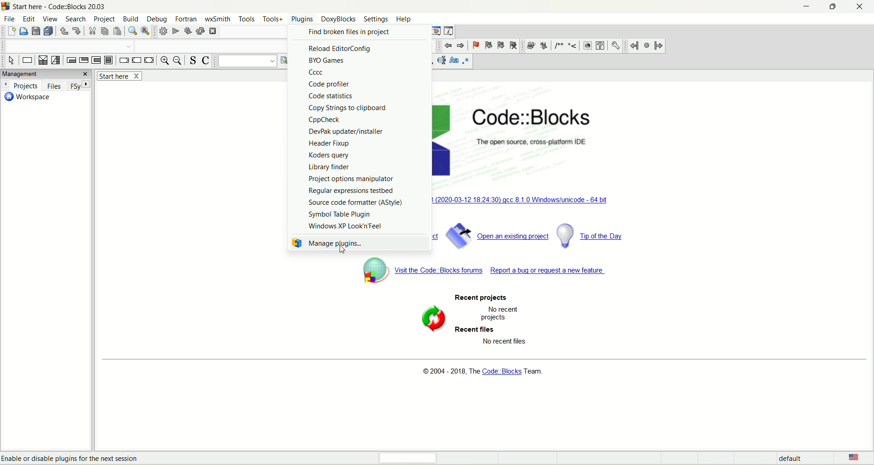 This screenshot has width=874, height=465. Describe the element at coordinates (346, 227) in the screenshot. I see `lock and feel` at that location.